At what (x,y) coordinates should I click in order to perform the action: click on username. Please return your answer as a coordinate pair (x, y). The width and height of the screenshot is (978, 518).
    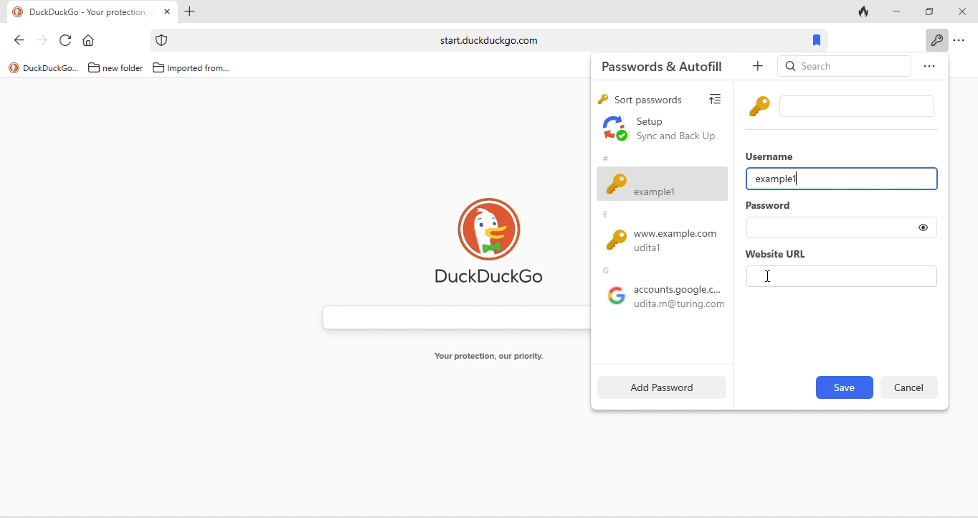
    Looking at the image, I should click on (773, 155).